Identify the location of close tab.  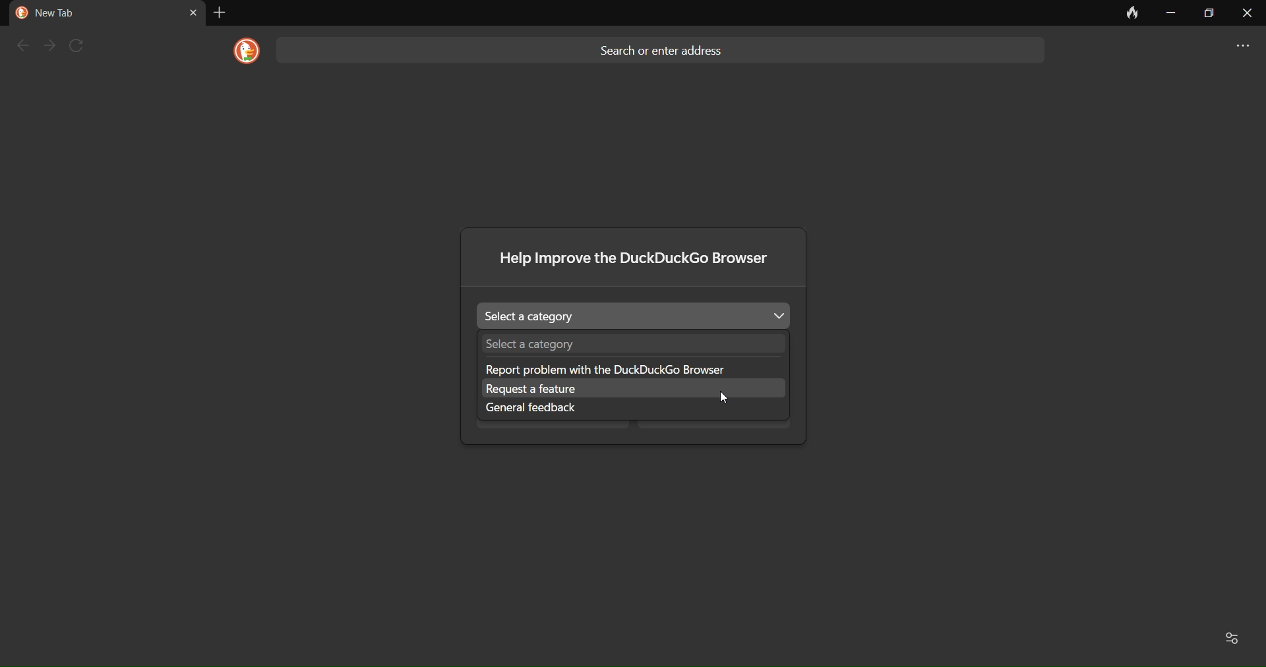
(193, 12).